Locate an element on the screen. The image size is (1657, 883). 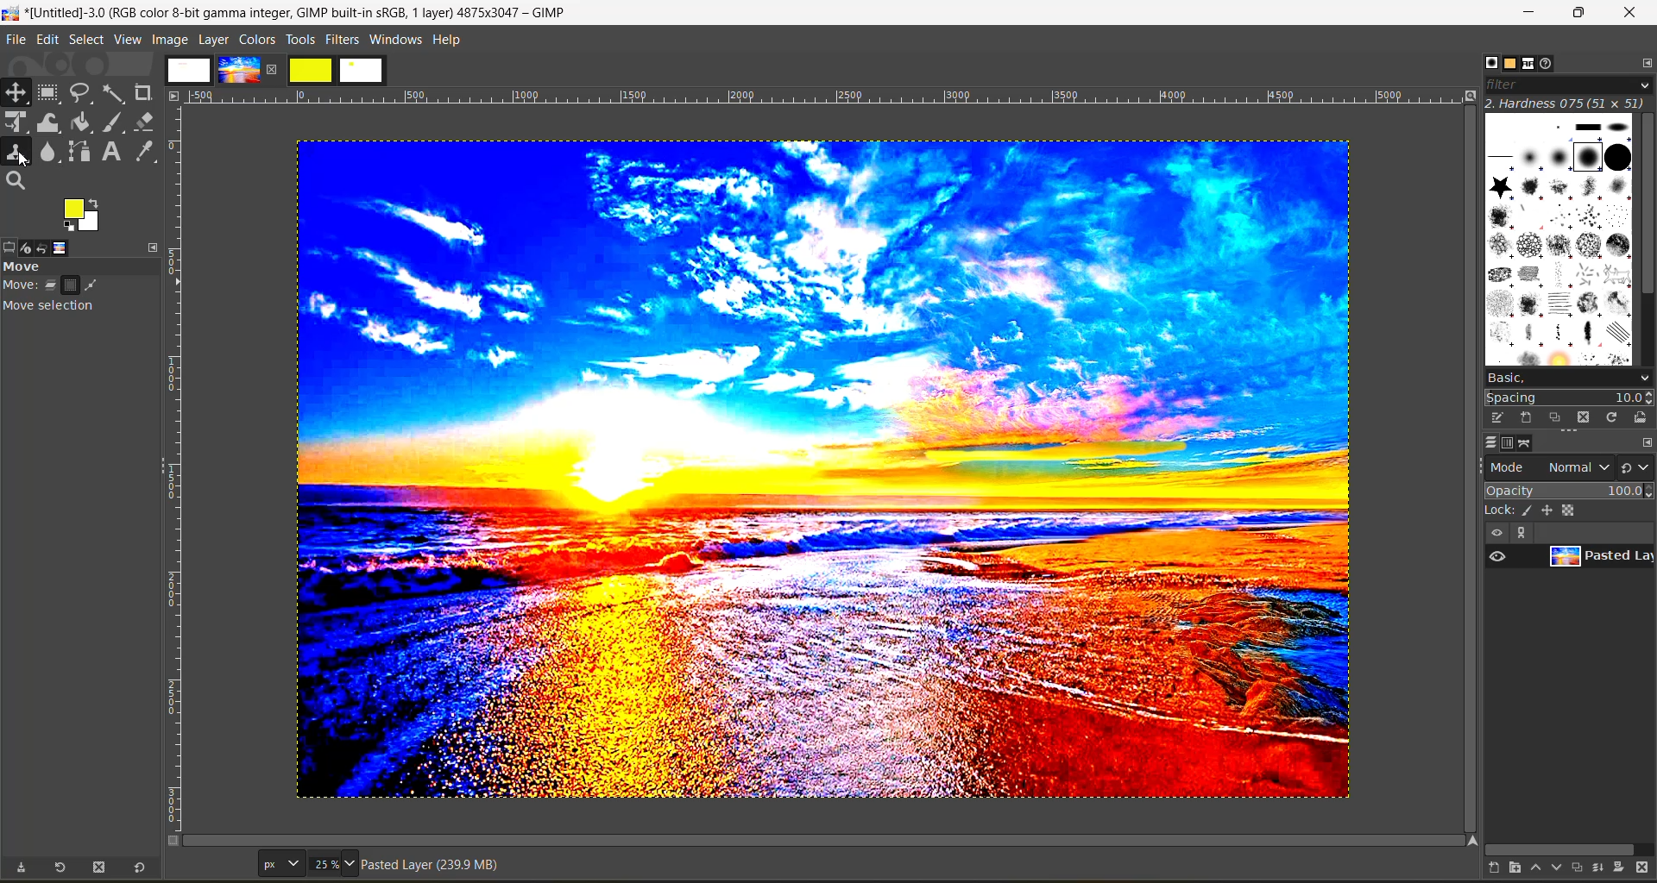
file is located at coordinates (16, 39).